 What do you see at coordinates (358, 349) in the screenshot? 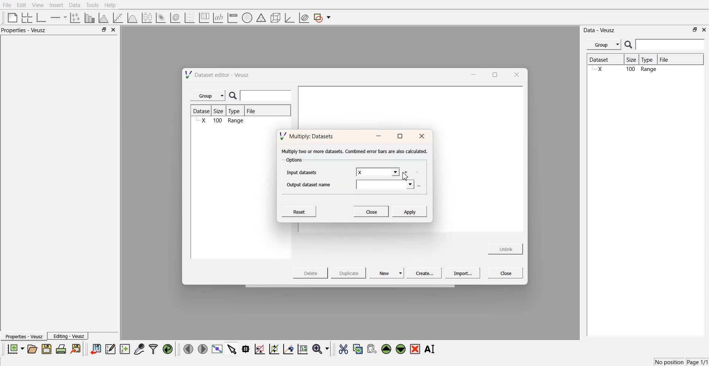
I see `copy the selected widgets` at bounding box center [358, 349].